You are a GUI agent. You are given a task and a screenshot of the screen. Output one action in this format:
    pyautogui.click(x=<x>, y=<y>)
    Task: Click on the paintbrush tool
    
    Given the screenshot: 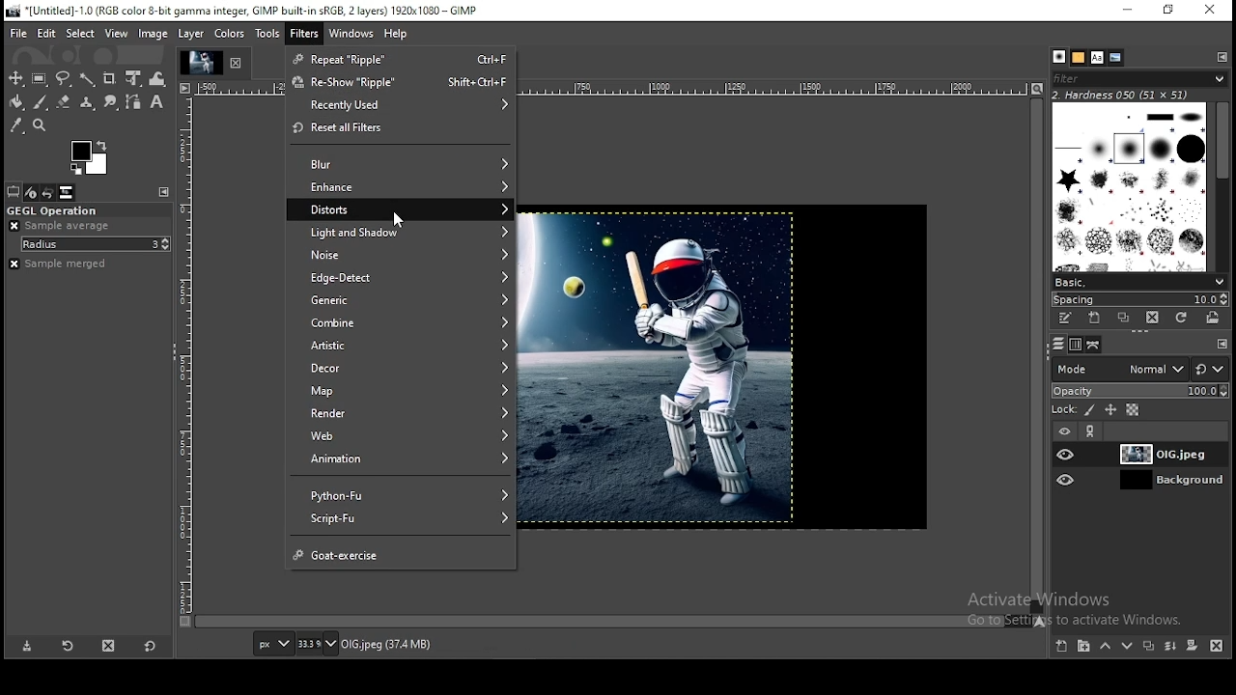 What is the action you would take?
    pyautogui.click(x=41, y=102)
    